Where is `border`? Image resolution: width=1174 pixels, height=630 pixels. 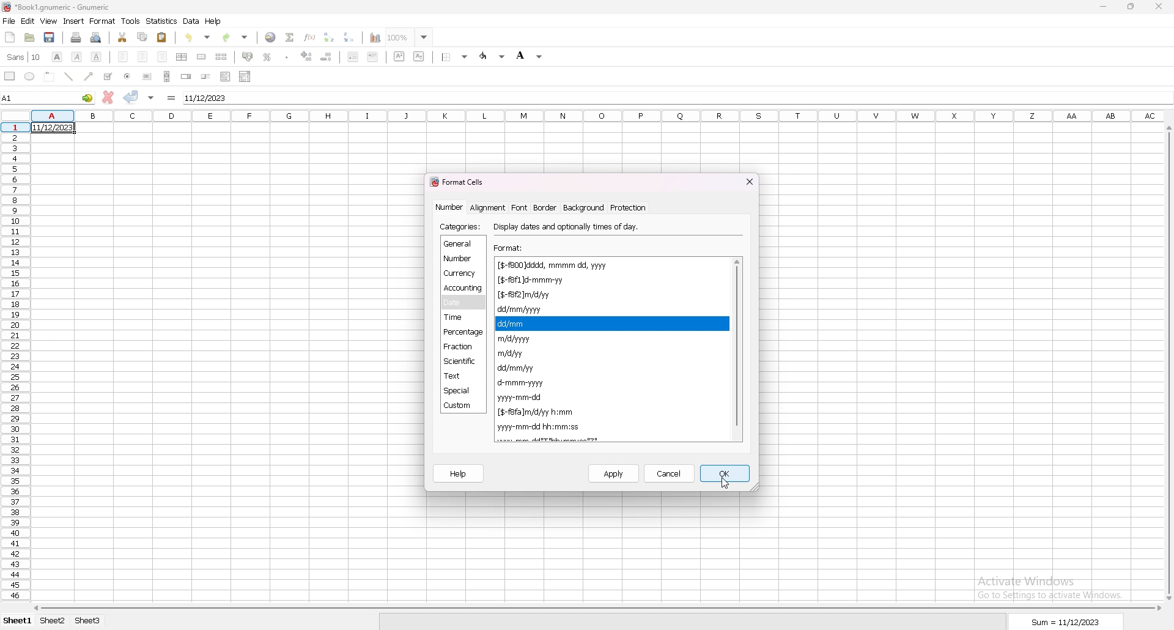 border is located at coordinates (455, 57).